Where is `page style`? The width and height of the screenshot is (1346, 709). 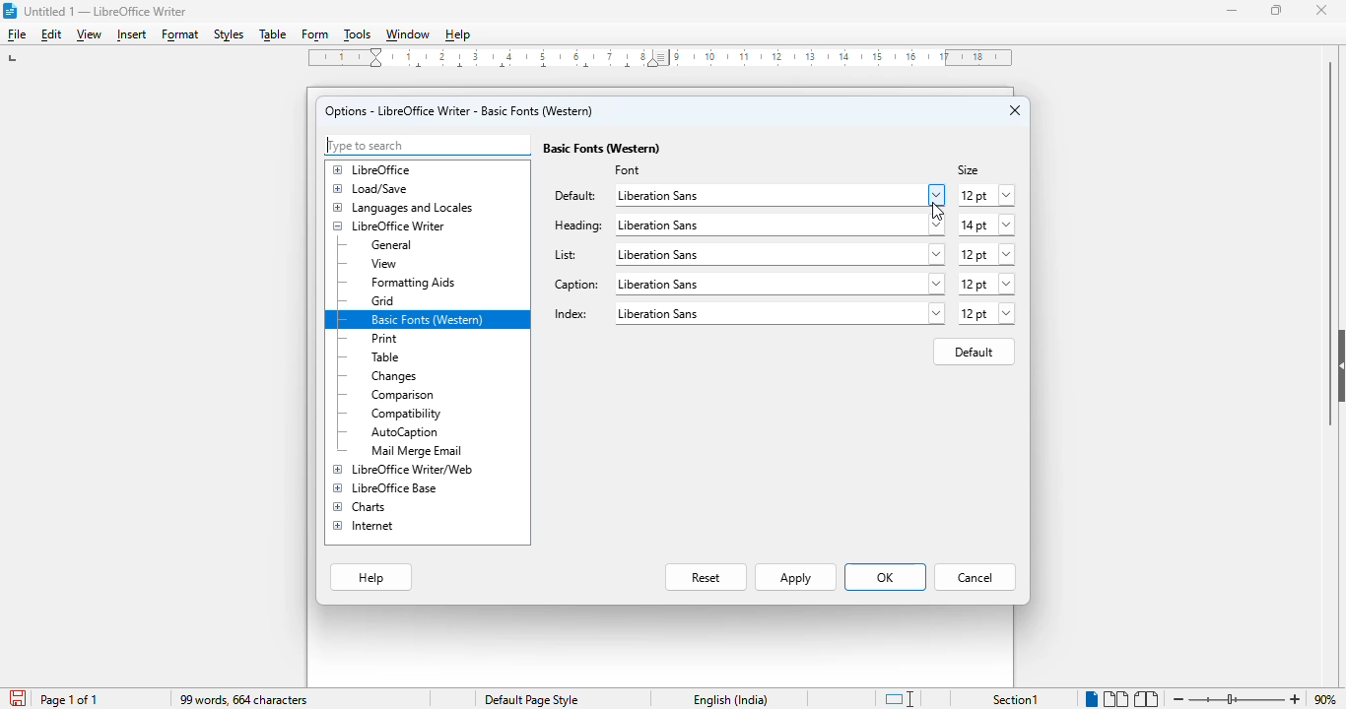 page style is located at coordinates (532, 700).